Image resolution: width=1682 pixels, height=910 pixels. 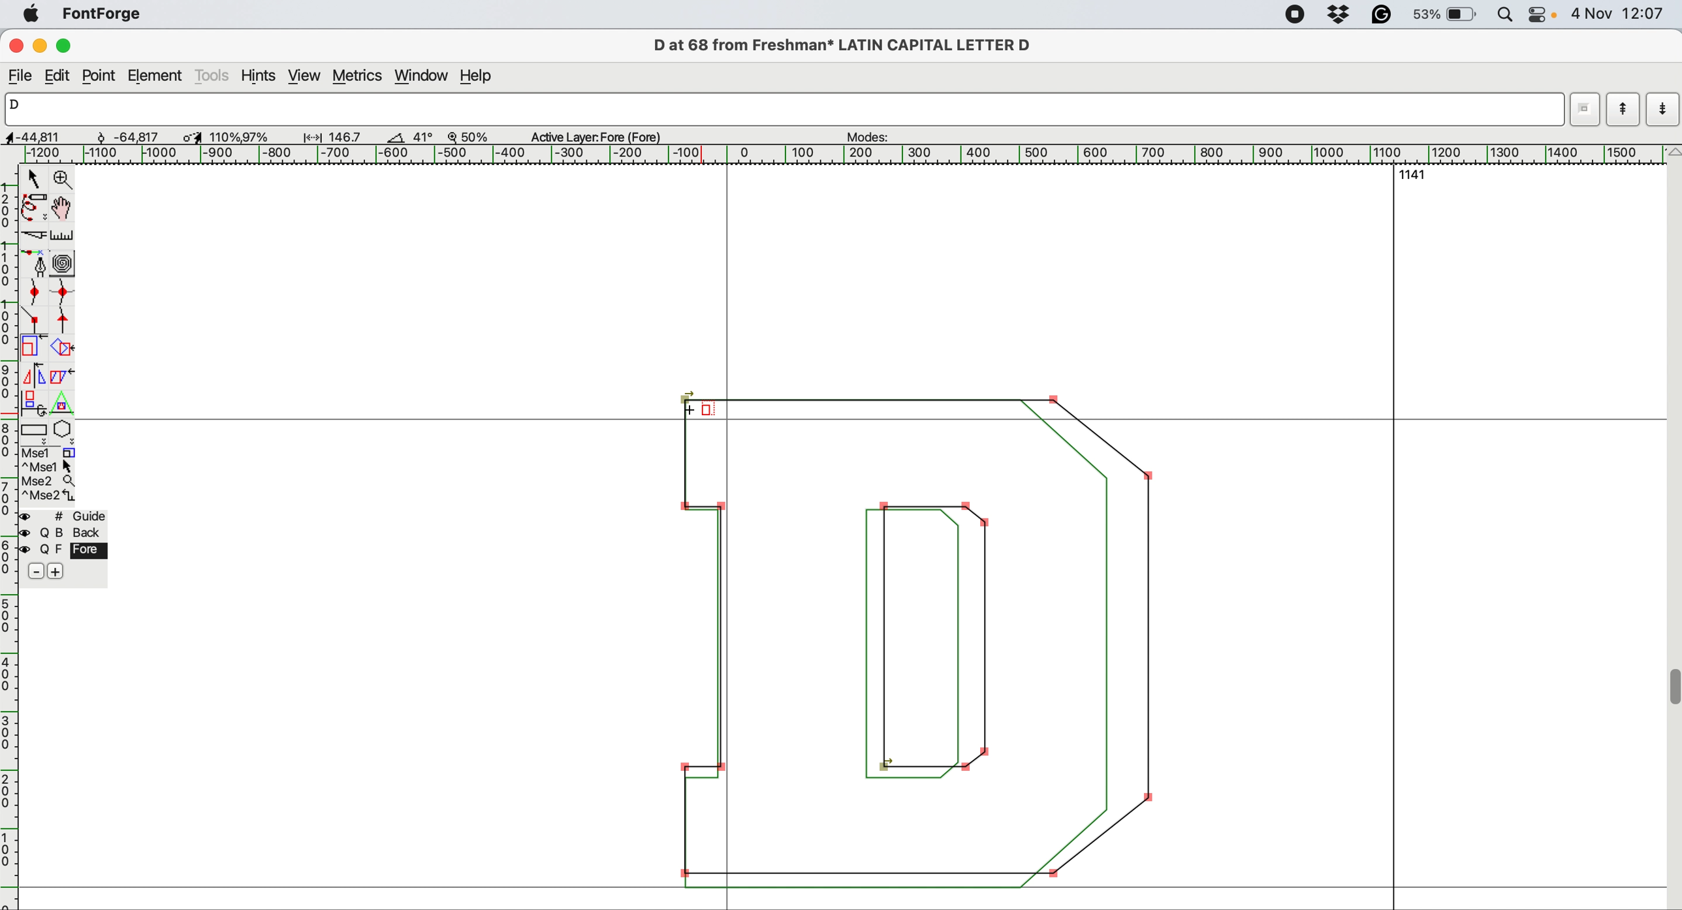 I want to click on add a vantage point, so click(x=67, y=322).